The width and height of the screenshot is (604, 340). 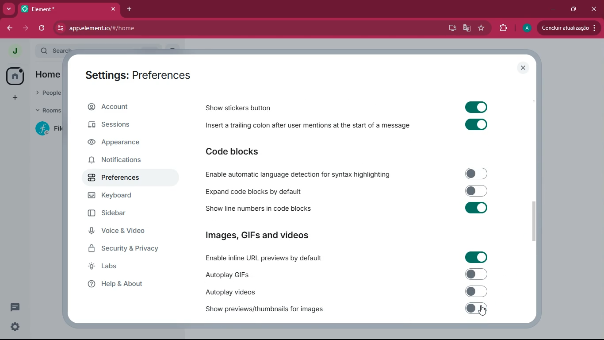 I want to click on add tab, so click(x=130, y=9).